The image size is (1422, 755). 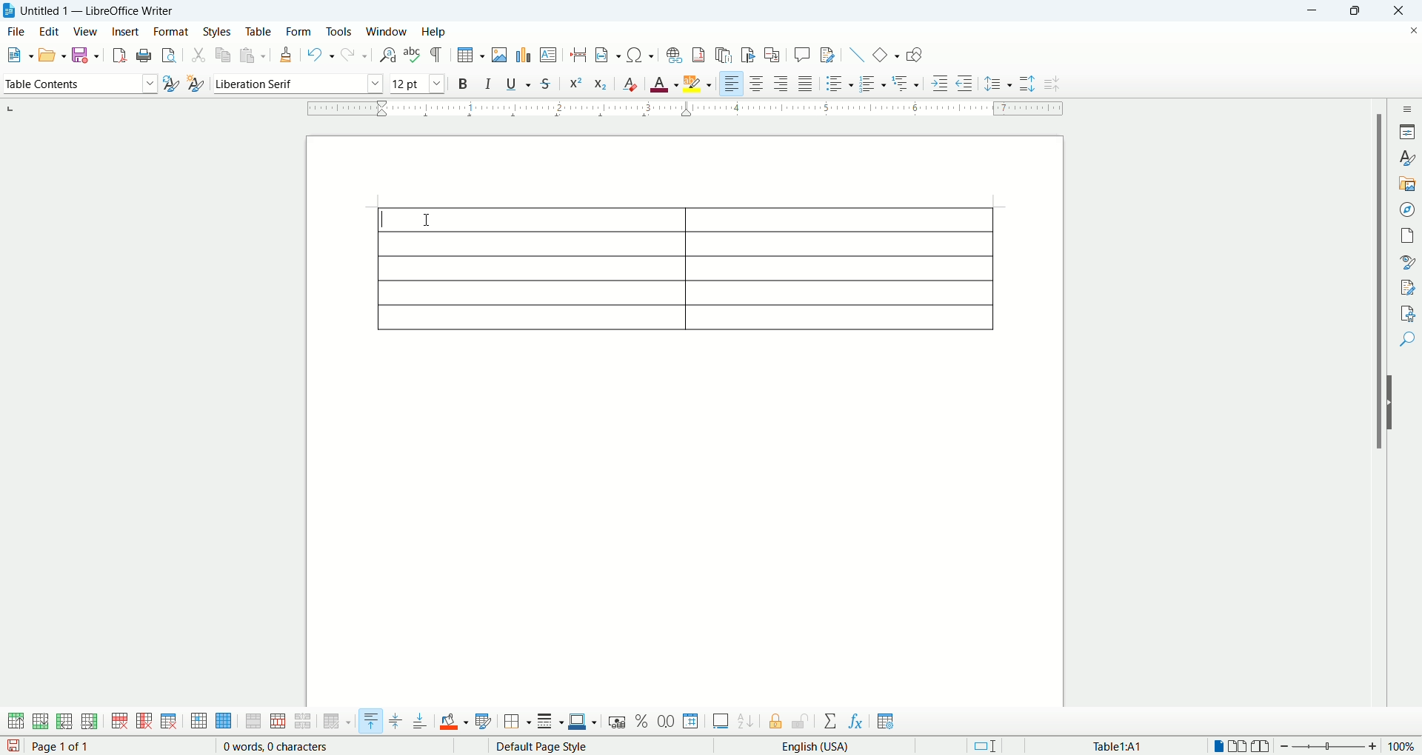 What do you see at coordinates (286, 53) in the screenshot?
I see `clone formatting` at bounding box center [286, 53].